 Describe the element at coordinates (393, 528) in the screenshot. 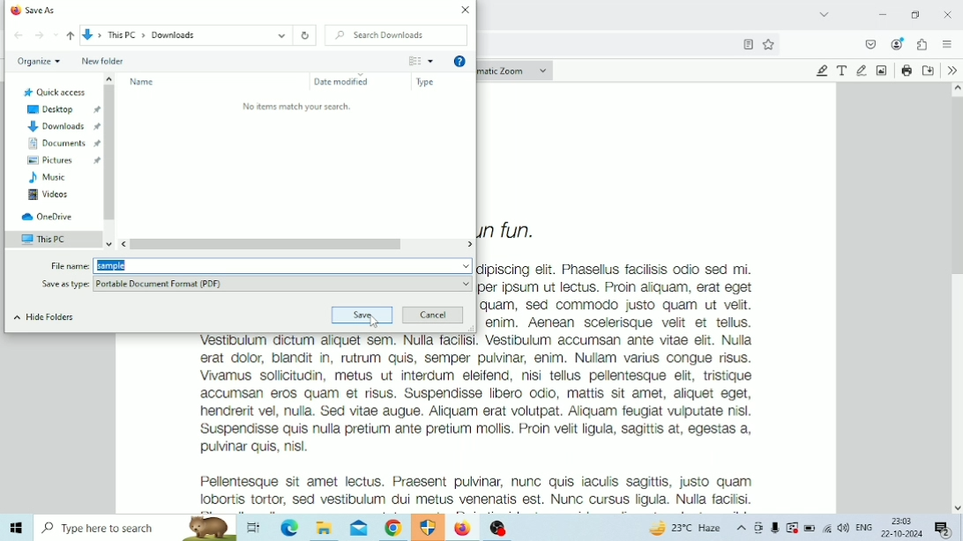

I see `Google Chrome` at that location.